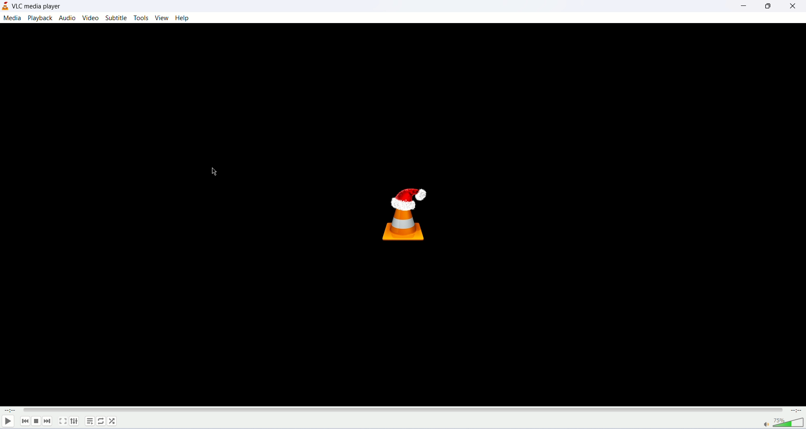 This screenshot has width=806, height=429. I want to click on minimize, so click(747, 5).